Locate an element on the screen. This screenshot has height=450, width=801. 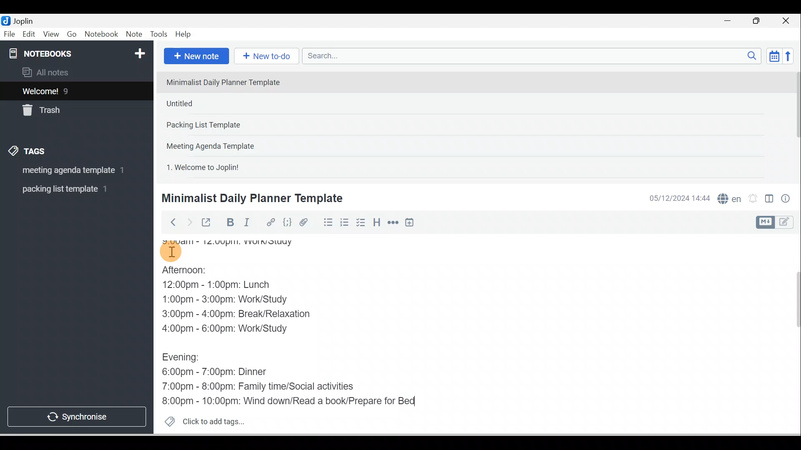
Notebook is located at coordinates (101, 35).